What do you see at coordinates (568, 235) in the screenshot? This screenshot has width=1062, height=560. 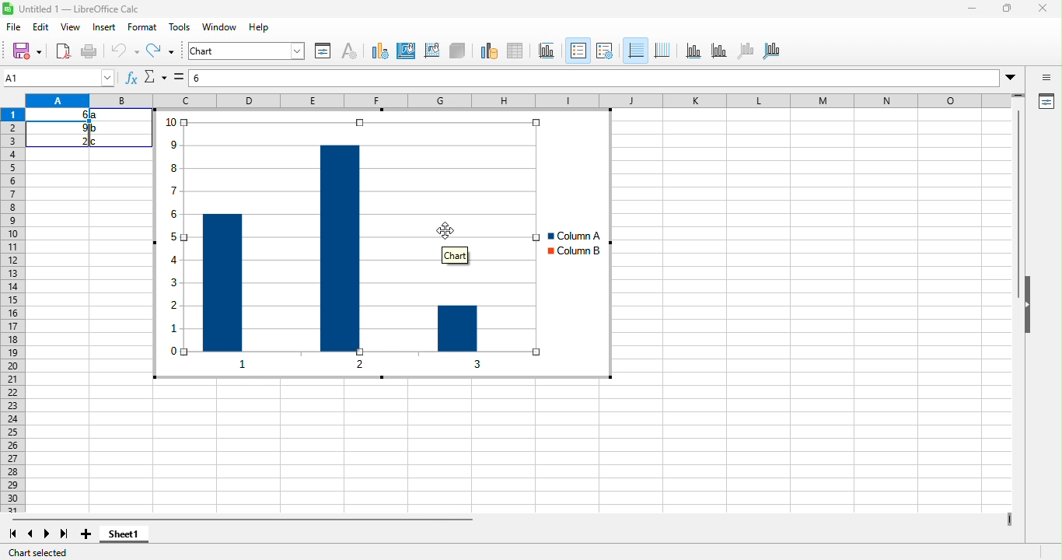 I see `columnA` at bounding box center [568, 235].